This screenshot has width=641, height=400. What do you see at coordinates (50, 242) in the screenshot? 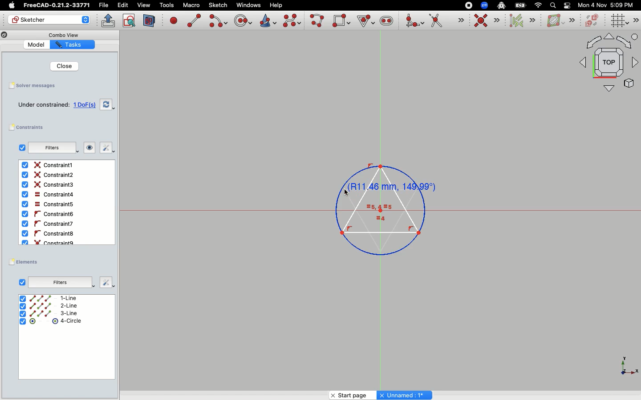
I see `Constraint9` at bounding box center [50, 242].